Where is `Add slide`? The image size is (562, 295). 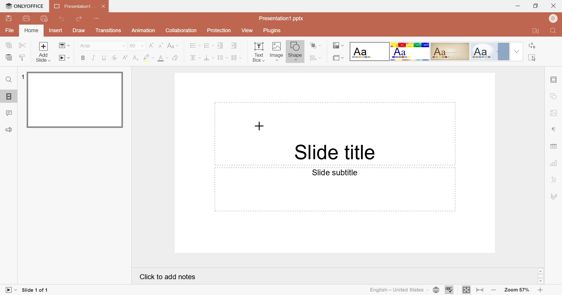
Add slide is located at coordinates (44, 52).